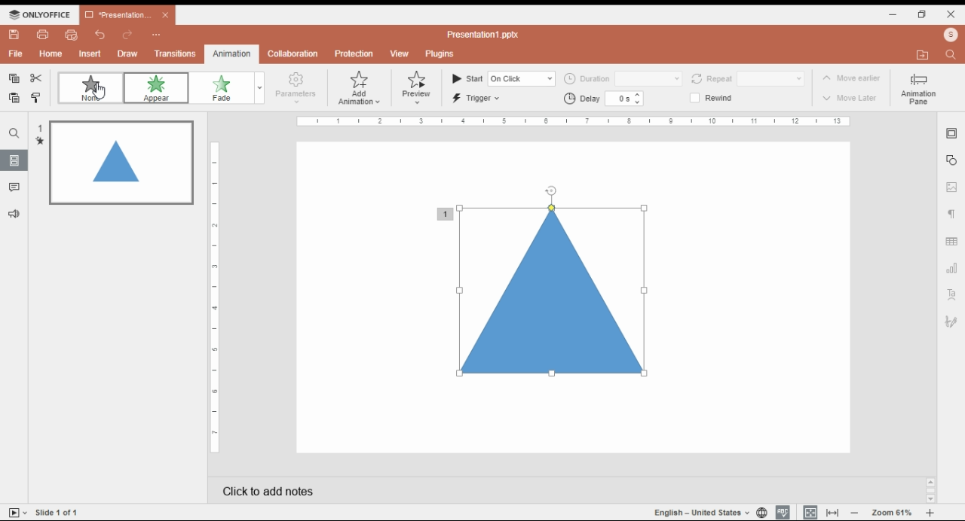  I want to click on animation: none, so click(90, 87).